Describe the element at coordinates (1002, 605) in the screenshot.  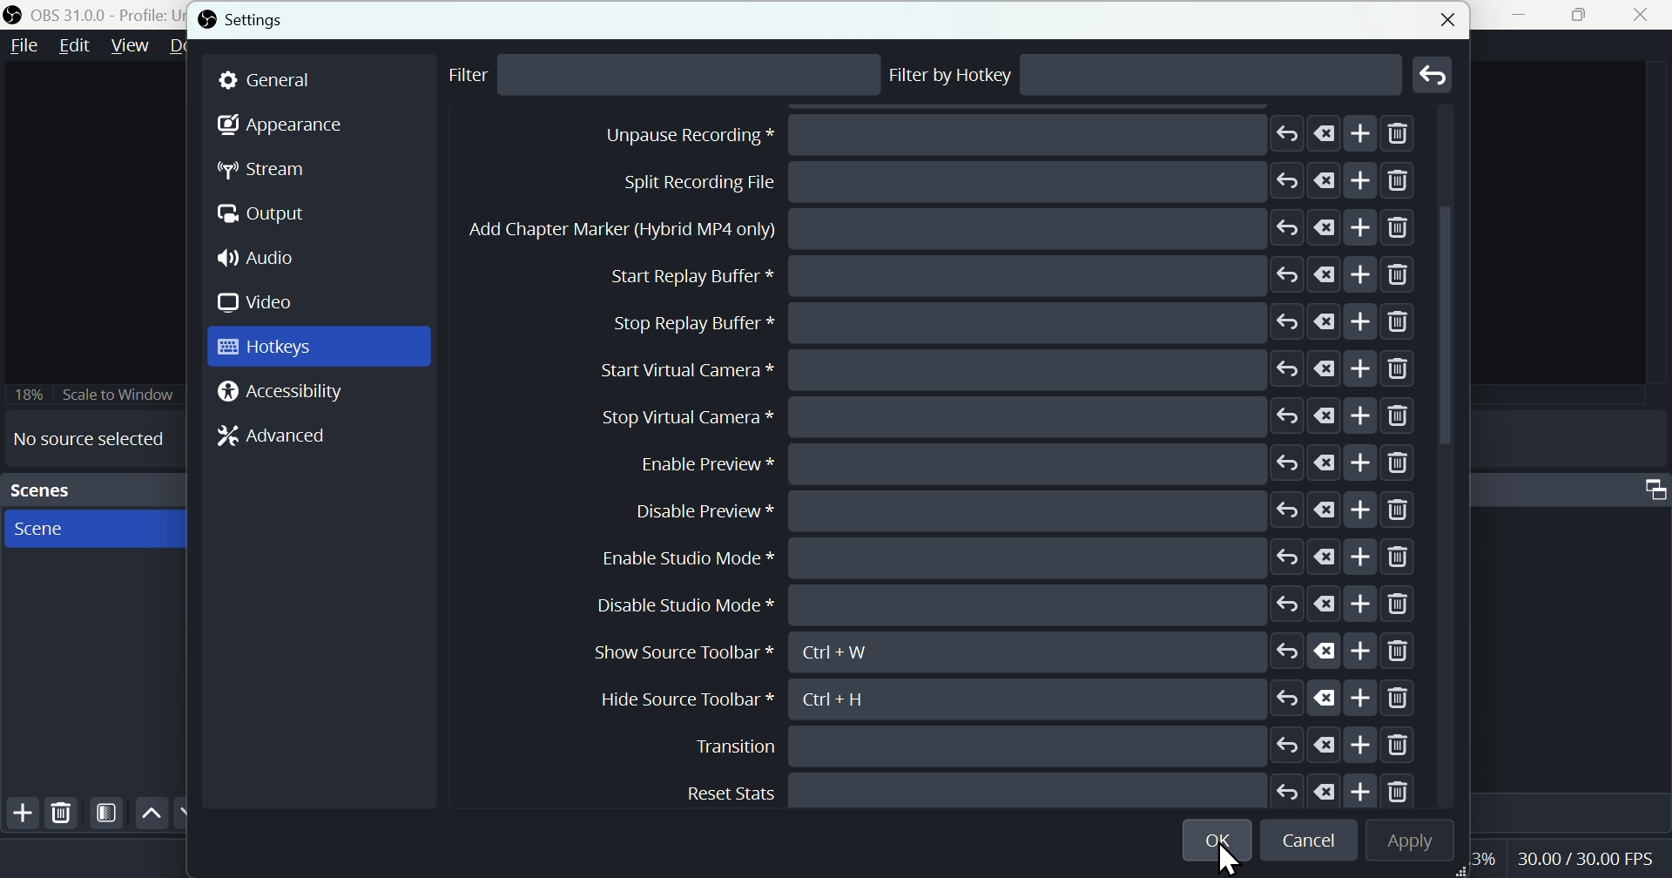
I see `stop Virtual camera` at that location.